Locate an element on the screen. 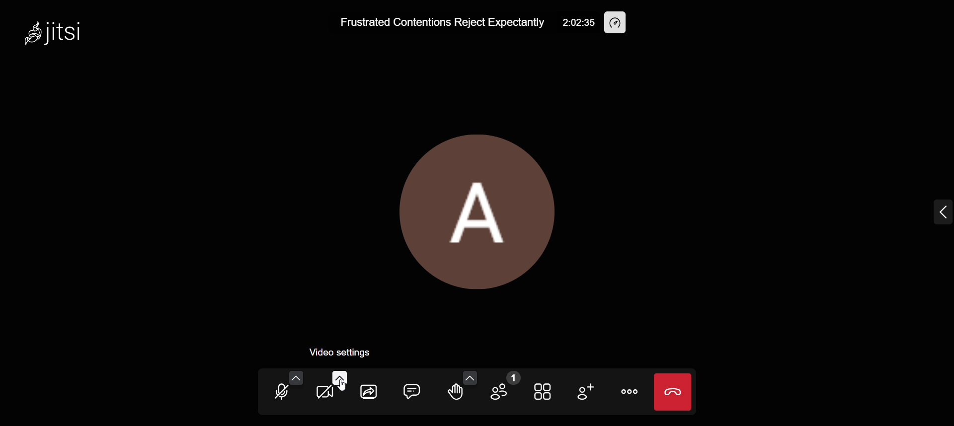 Image resolution: width=954 pixels, height=426 pixels. add participants is located at coordinates (585, 391).